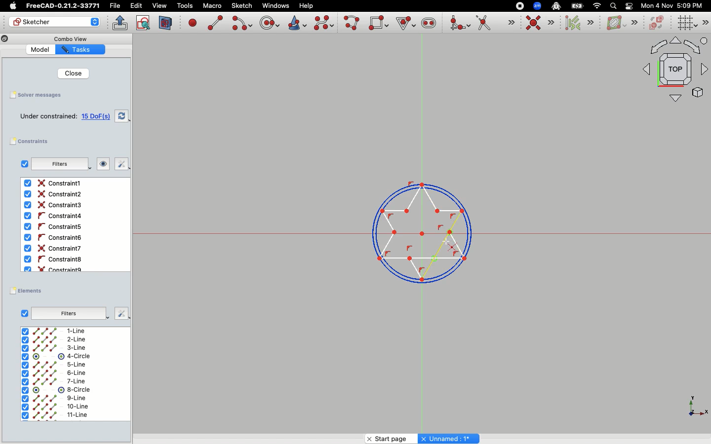 This screenshot has width=711, height=444. I want to click on Zoom, so click(538, 6).